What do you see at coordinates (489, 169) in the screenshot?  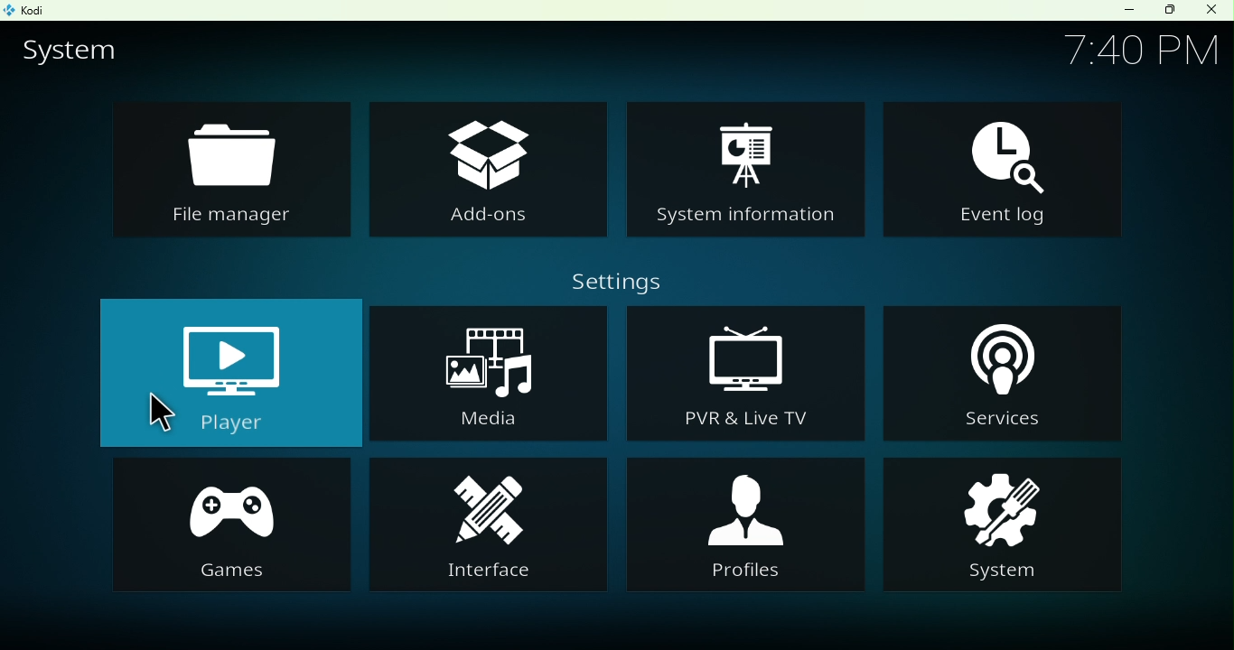 I see `Add-ons` at bounding box center [489, 169].